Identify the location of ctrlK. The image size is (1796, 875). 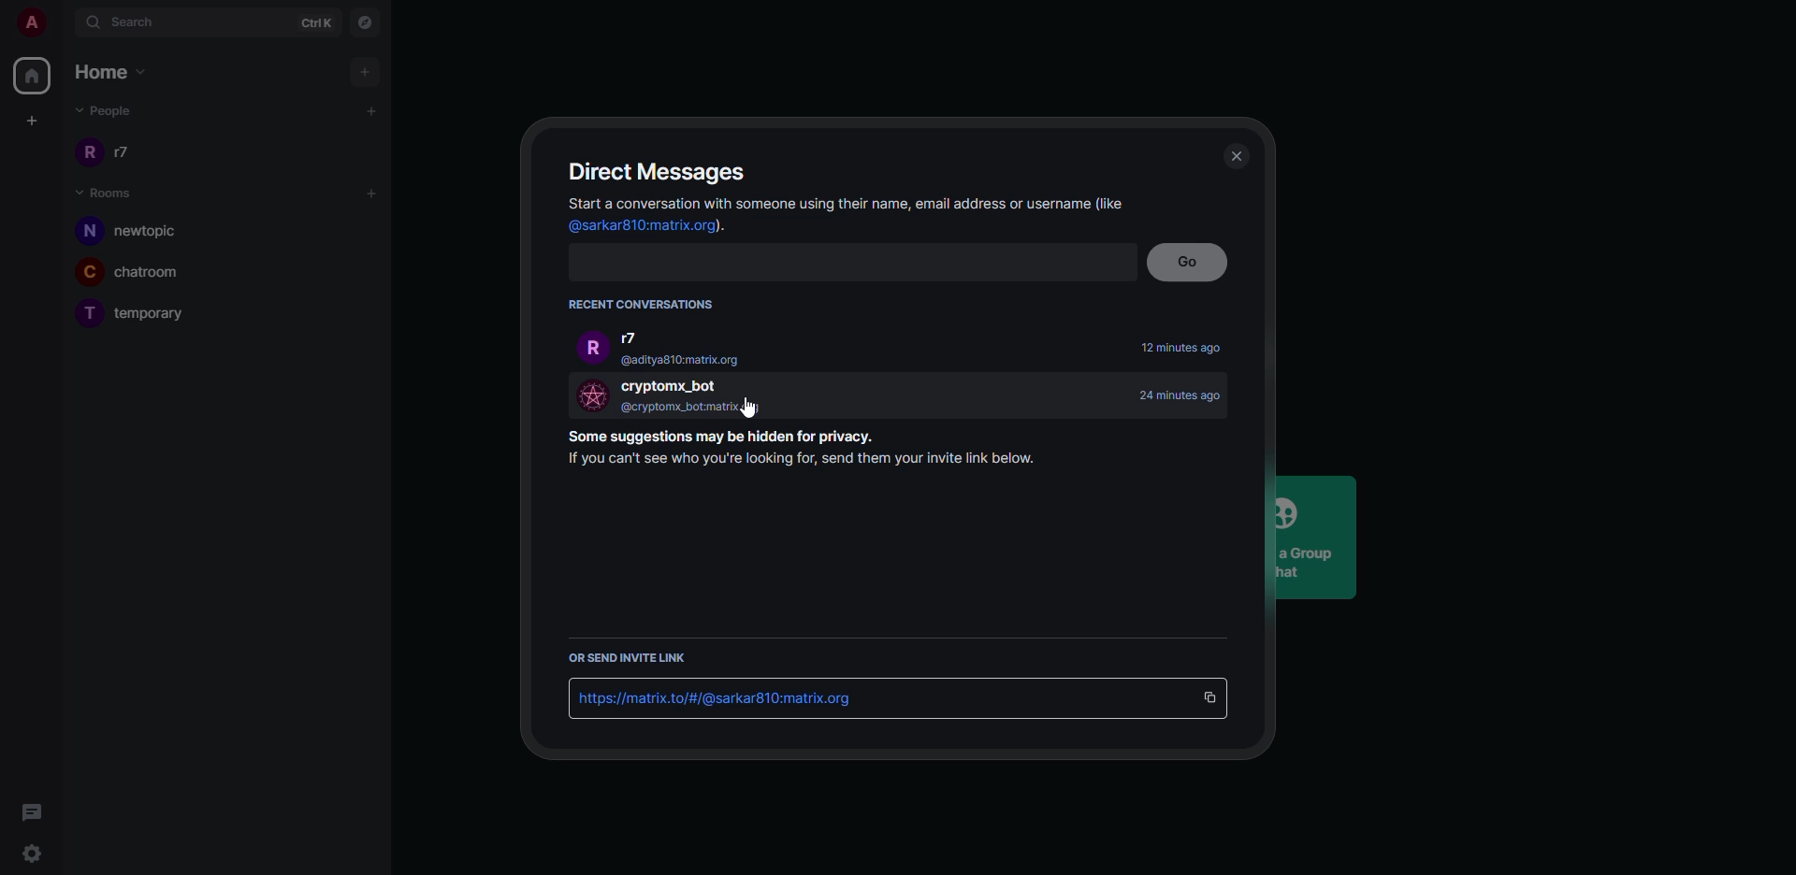
(316, 23).